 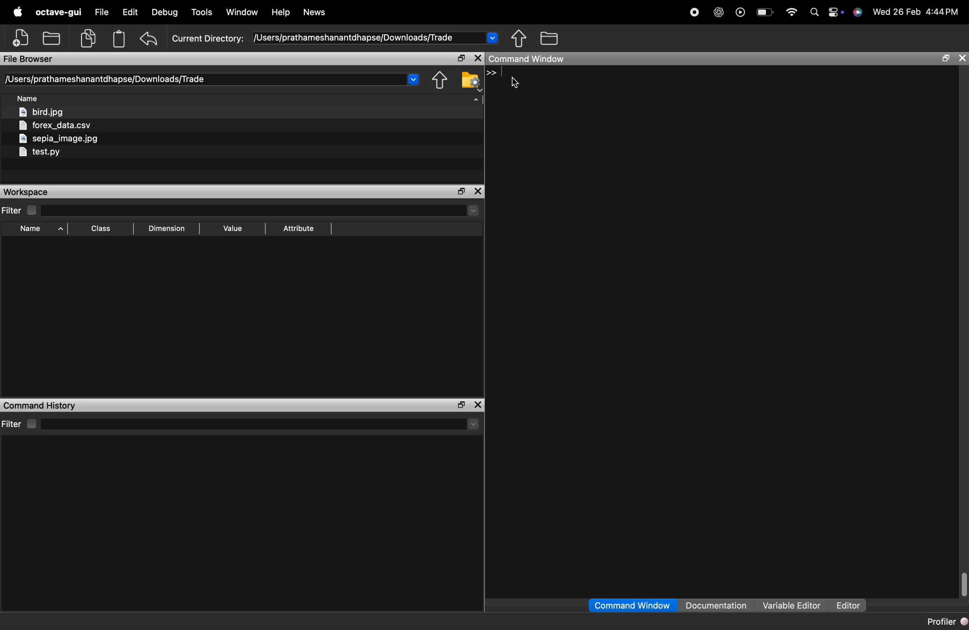 What do you see at coordinates (474, 424) in the screenshot?
I see `Drop-down ` at bounding box center [474, 424].